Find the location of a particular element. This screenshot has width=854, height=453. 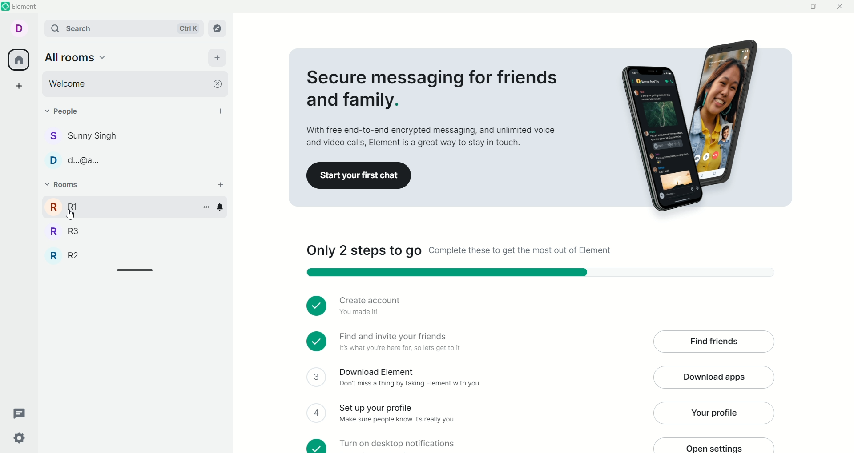

Cursor is located at coordinates (70, 215).